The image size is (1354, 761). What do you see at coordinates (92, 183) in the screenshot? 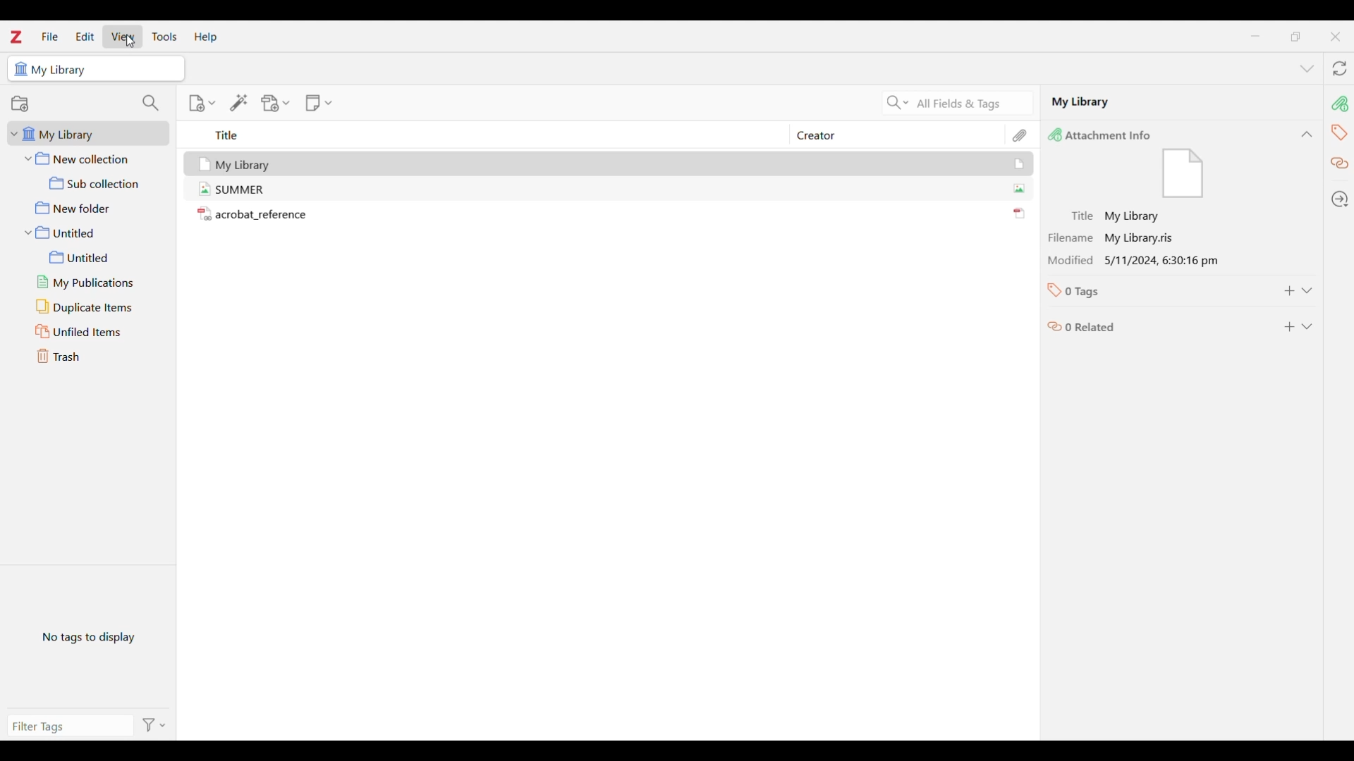
I see `Sub collection folder under New collection folder` at bounding box center [92, 183].